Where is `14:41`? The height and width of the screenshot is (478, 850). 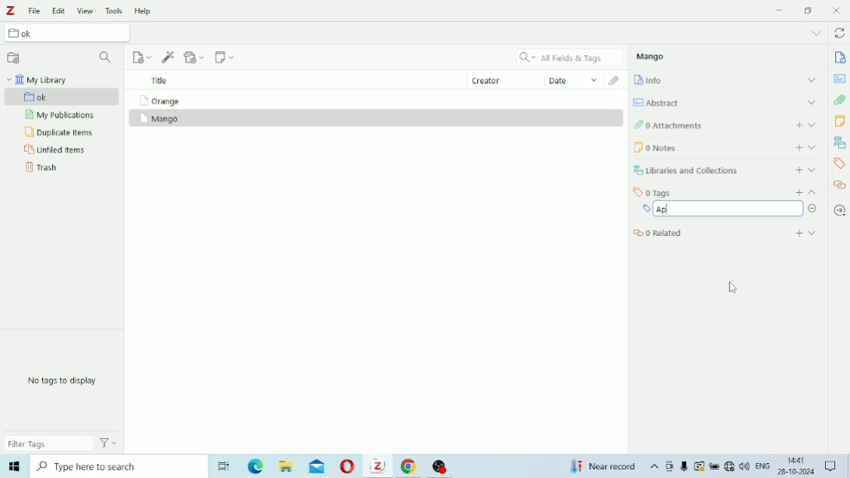 14:41 is located at coordinates (797, 460).